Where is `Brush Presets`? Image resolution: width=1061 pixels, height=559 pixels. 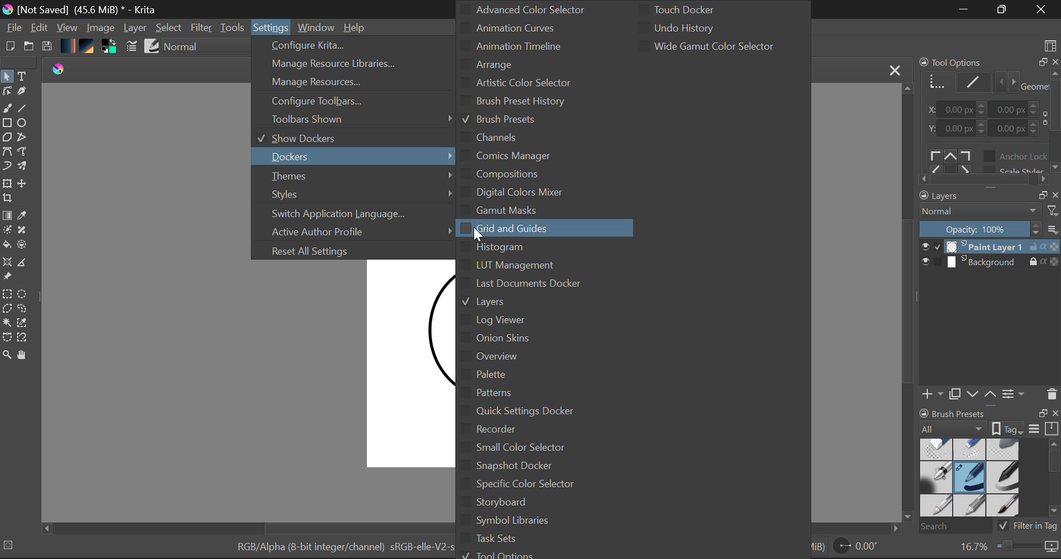
Brush Presets is located at coordinates (971, 479).